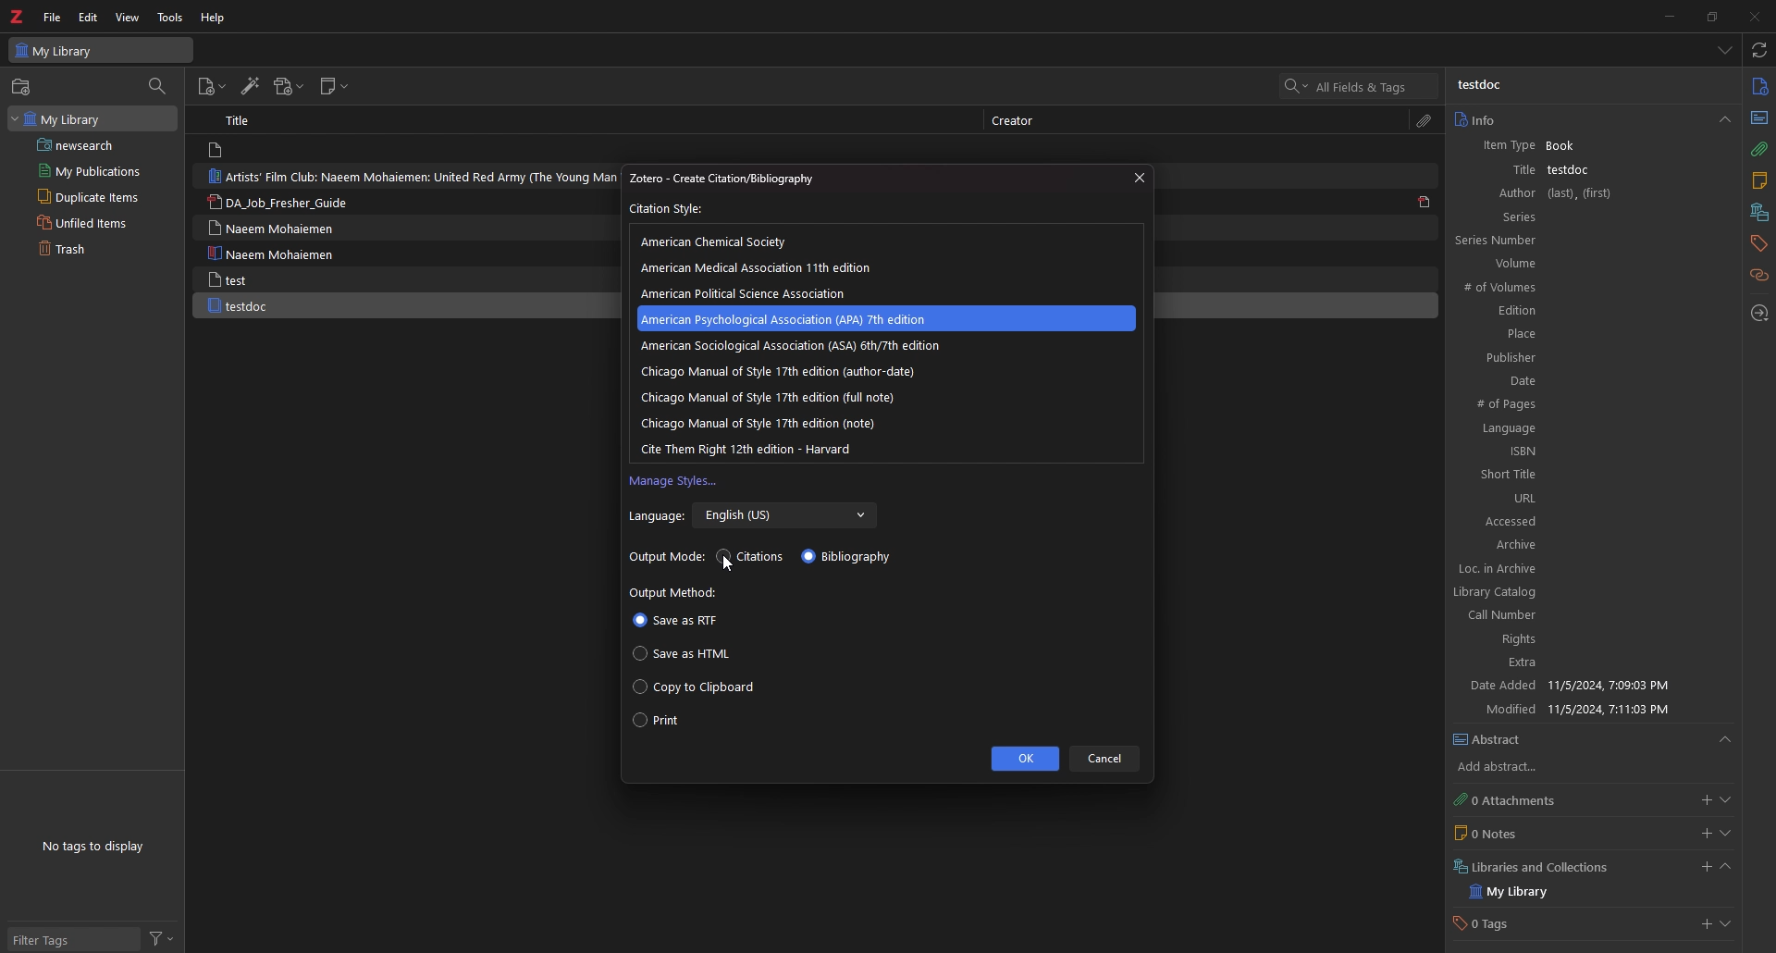  I want to click on tags, so click(1757, 243).